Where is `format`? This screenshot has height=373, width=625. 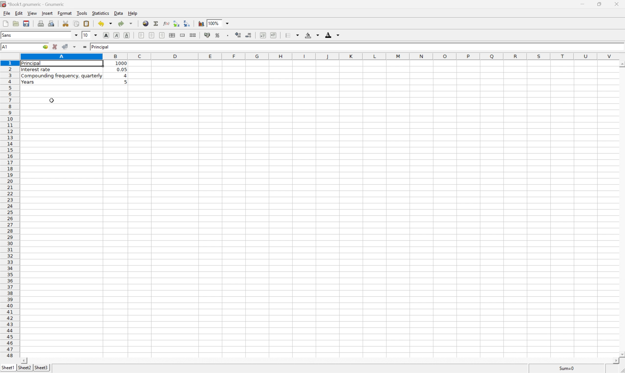 format is located at coordinates (64, 13).